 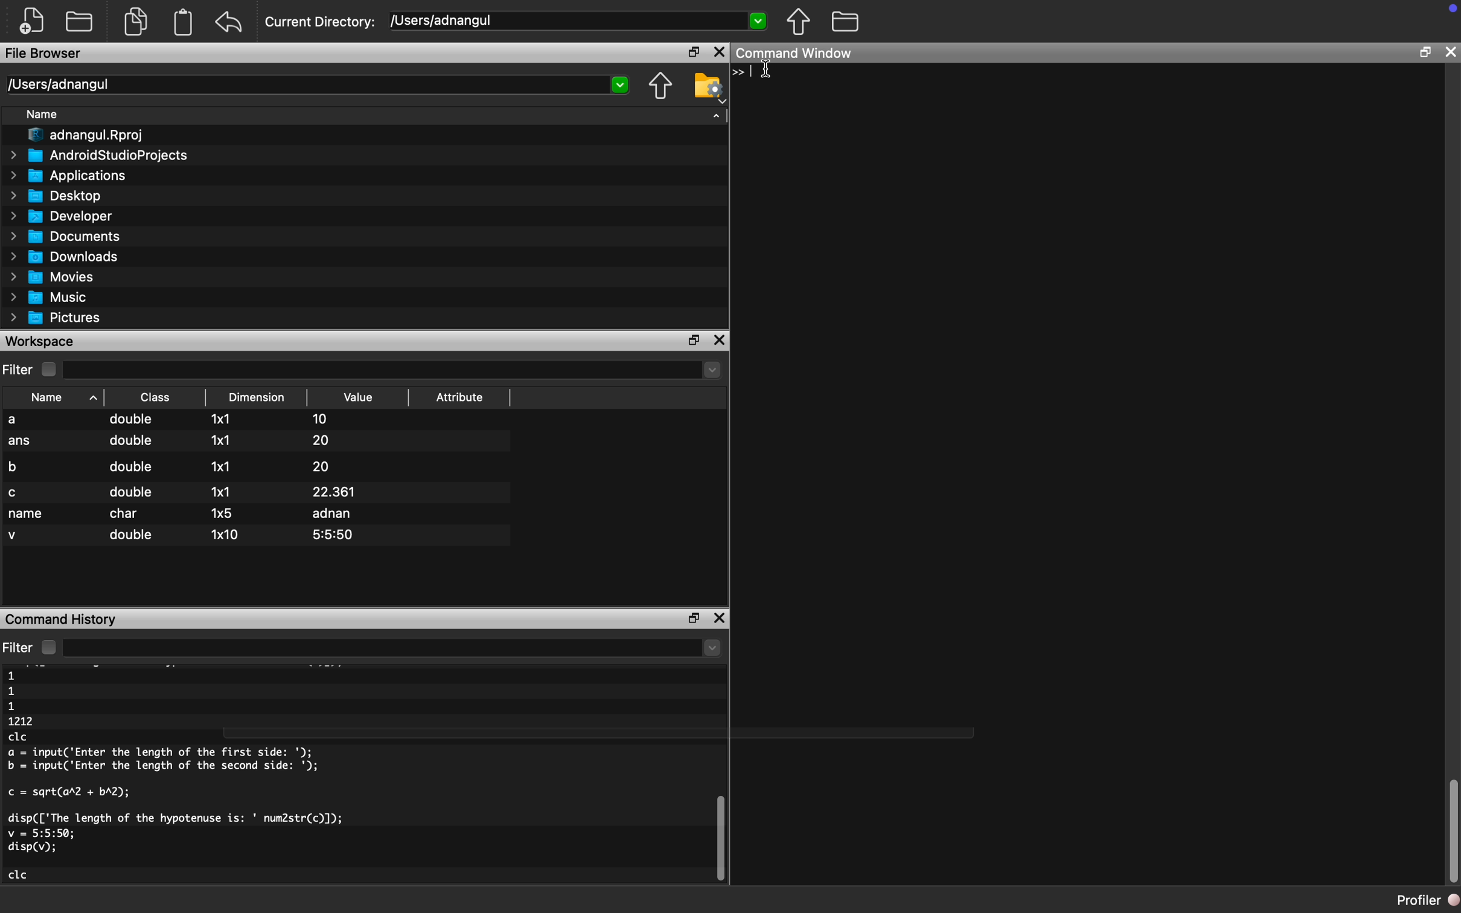 I want to click on Dropdown, so click(x=756, y=21).